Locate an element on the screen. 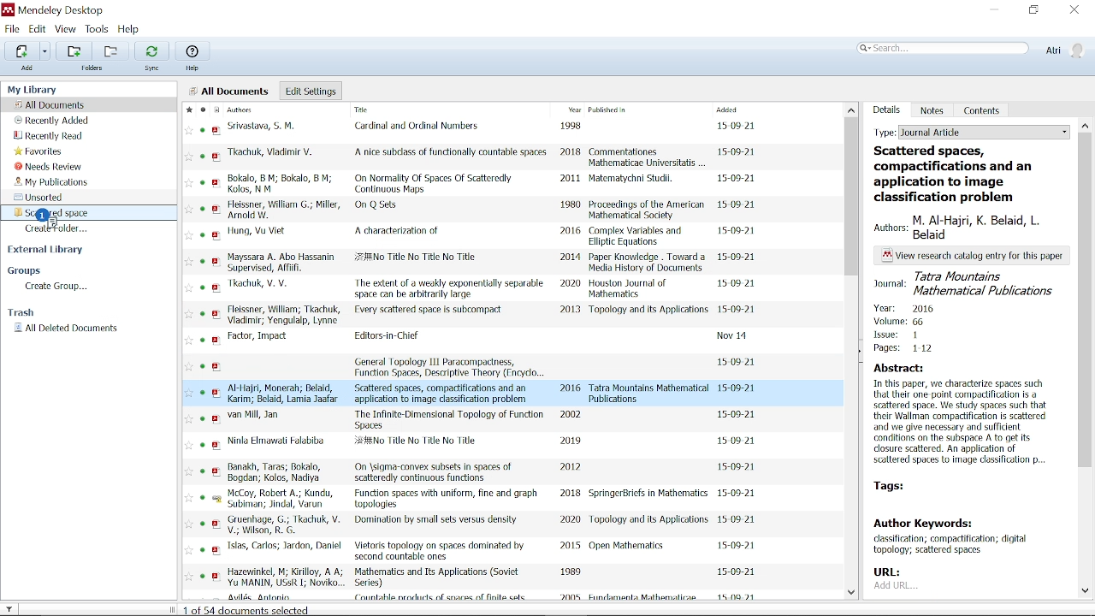  Published in is located at coordinates (639, 111).